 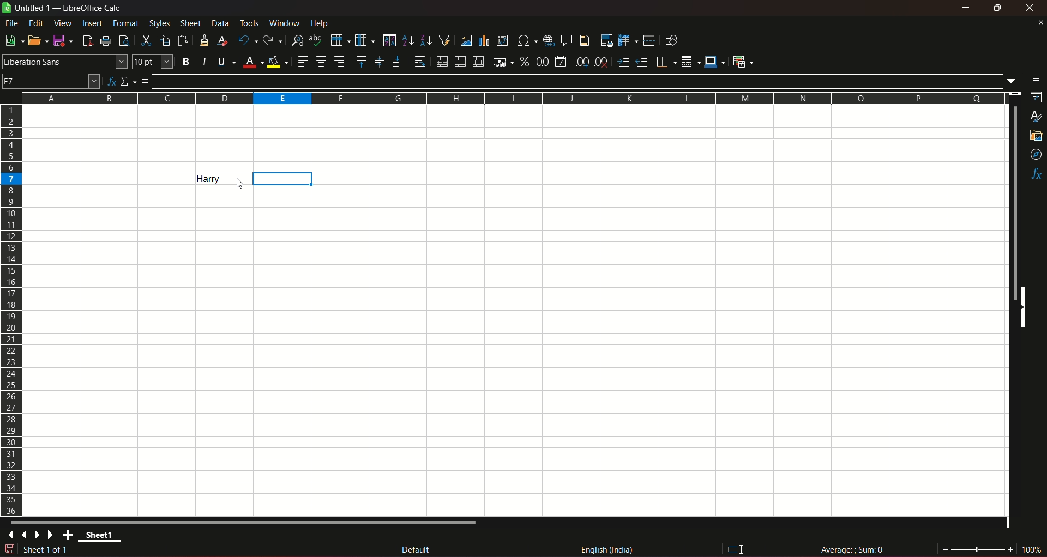 What do you see at coordinates (511, 96) in the screenshot?
I see `columns` at bounding box center [511, 96].